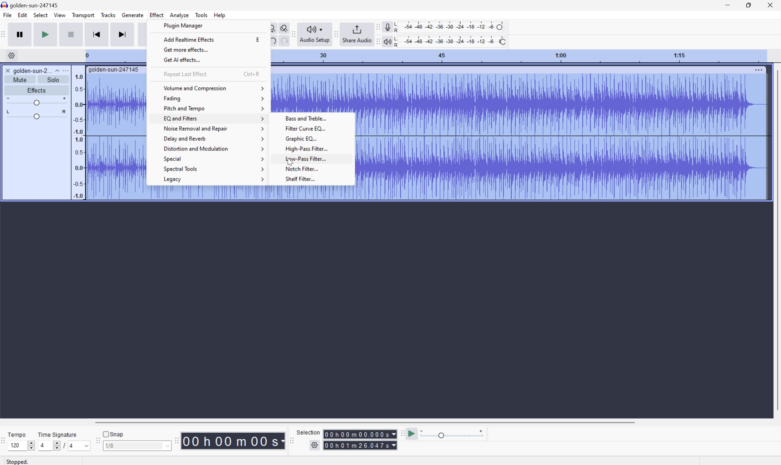  I want to click on Pitch and tempo, so click(213, 108).